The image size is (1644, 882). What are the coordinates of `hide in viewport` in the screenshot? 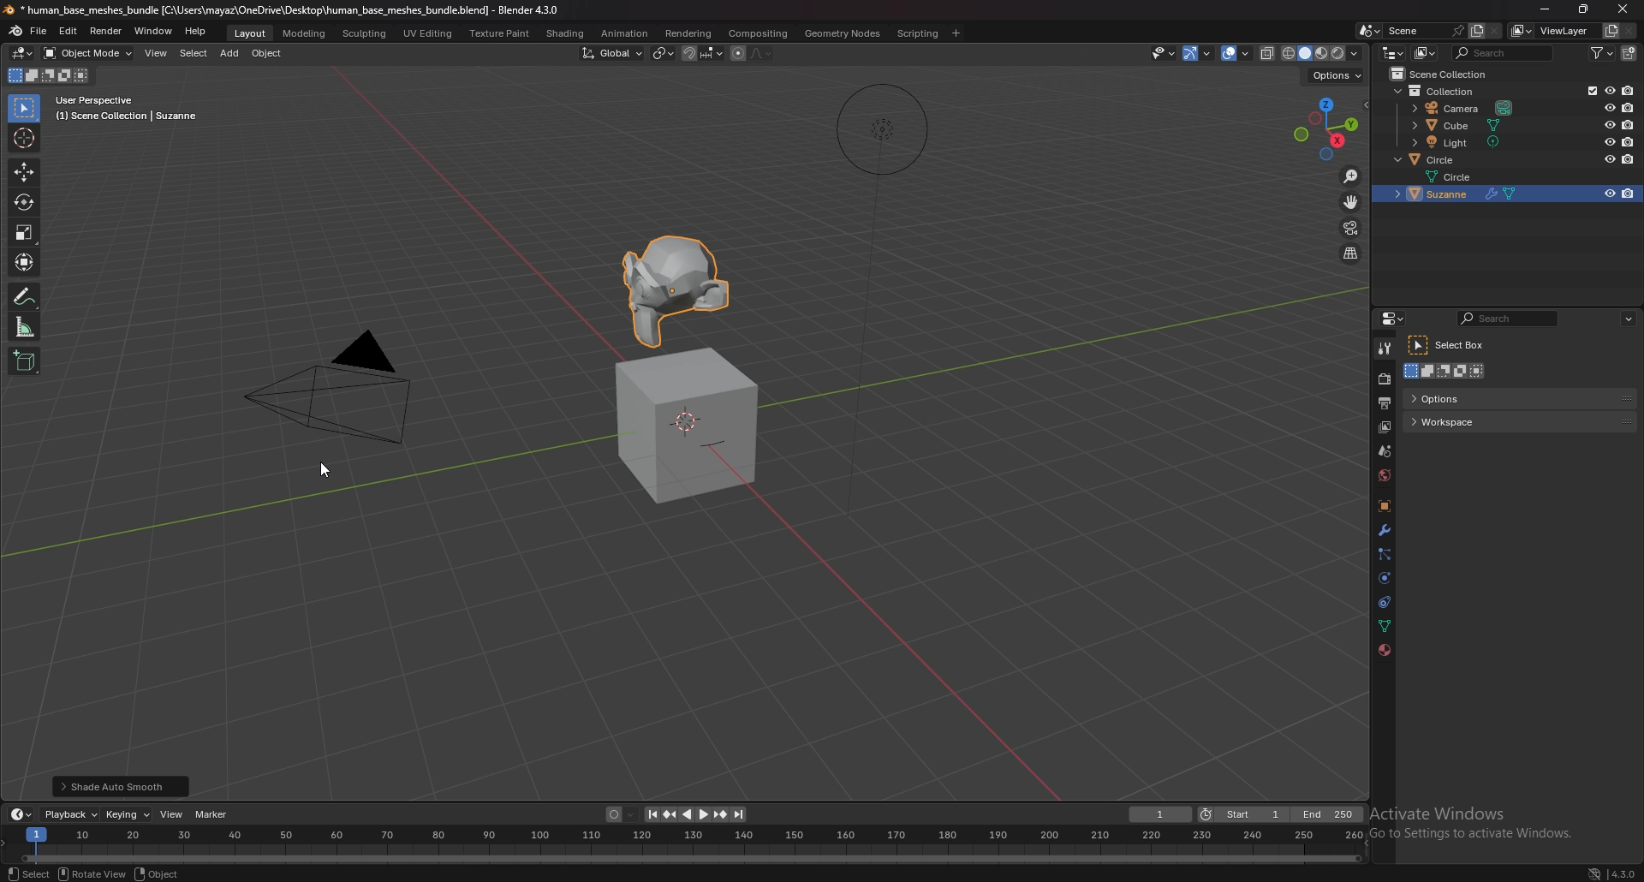 It's located at (1608, 141).